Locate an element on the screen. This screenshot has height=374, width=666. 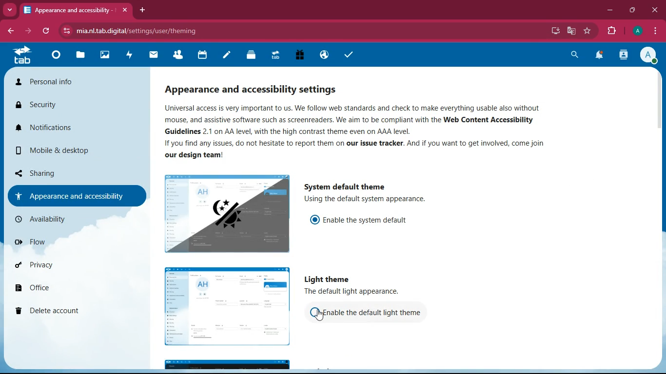
tab is located at coordinates (275, 56).